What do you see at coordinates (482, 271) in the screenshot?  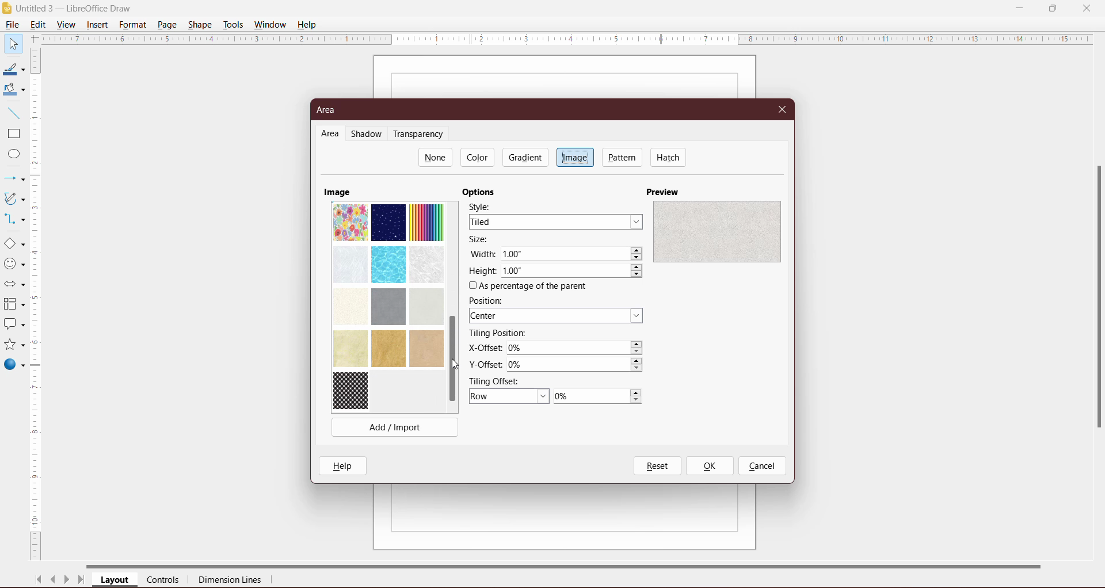 I see `Height` at bounding box center [482, 271].